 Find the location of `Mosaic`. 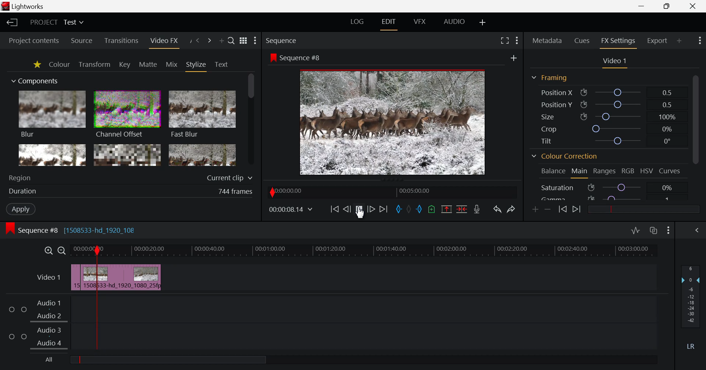

Mosaic is located at coordinates (126, 155).